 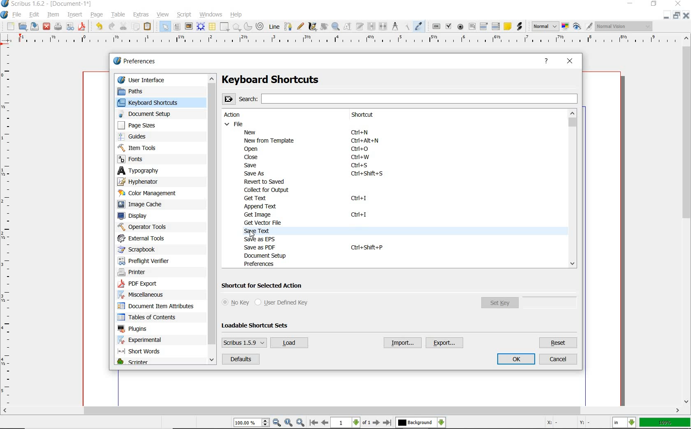 What do you see at coordinates (324, 27) in the screenshot?
I see `rotate item` at bounding box center [324, 27].